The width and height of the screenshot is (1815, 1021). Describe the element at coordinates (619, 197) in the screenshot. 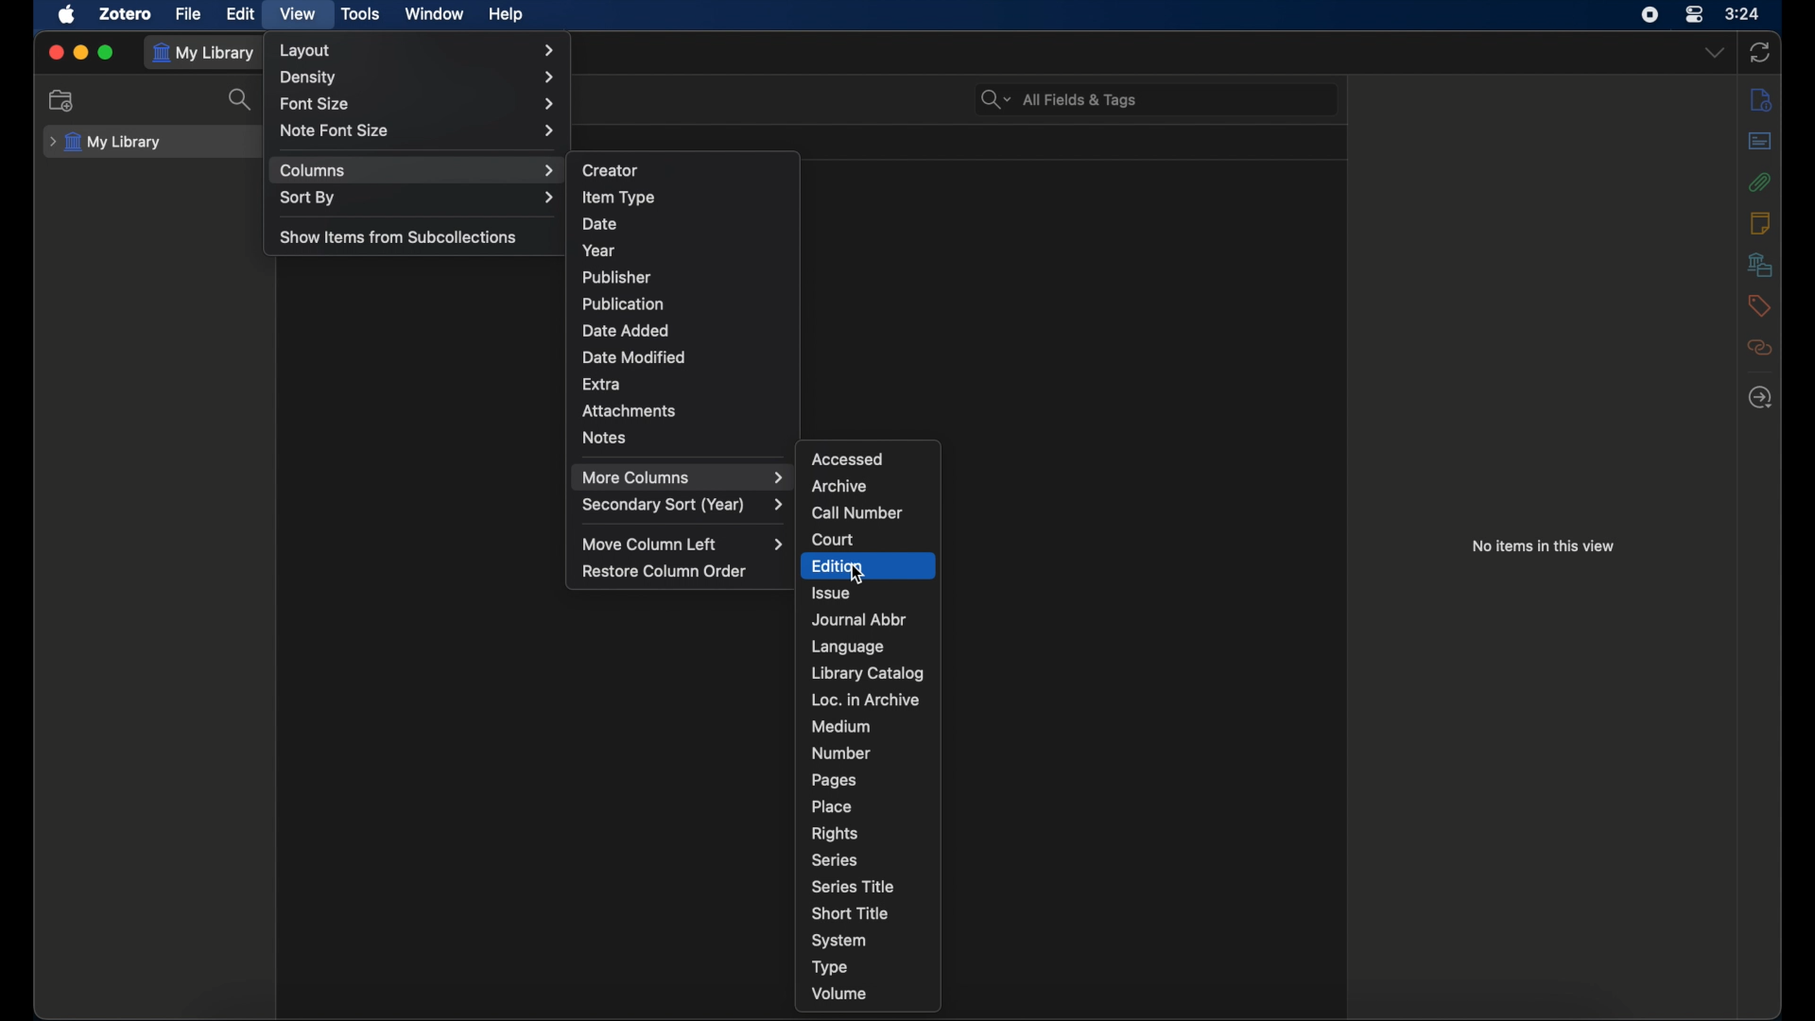

I see `item type` at that location.